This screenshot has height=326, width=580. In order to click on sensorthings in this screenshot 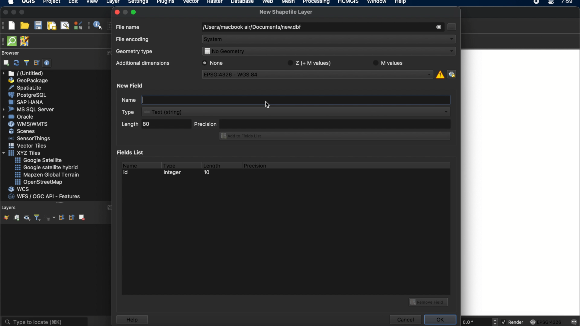, I will do `click(30, 139)`.